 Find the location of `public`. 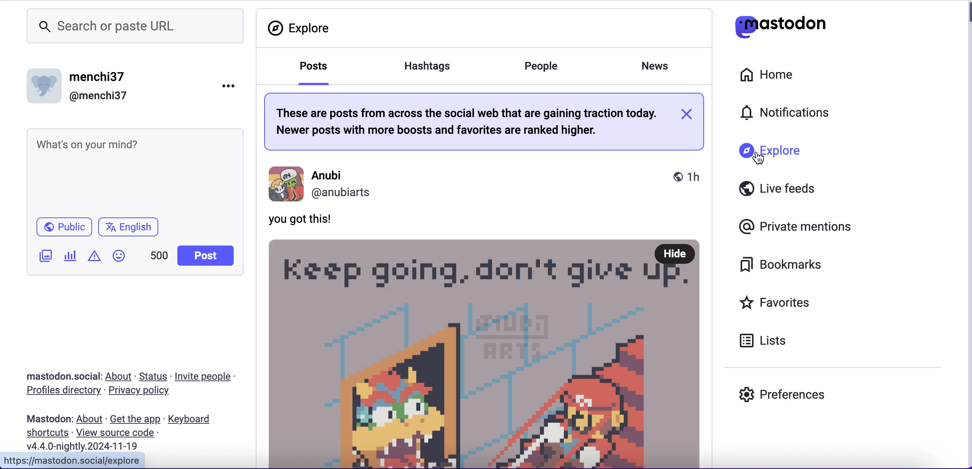

public is located at coordinates (63, 226).